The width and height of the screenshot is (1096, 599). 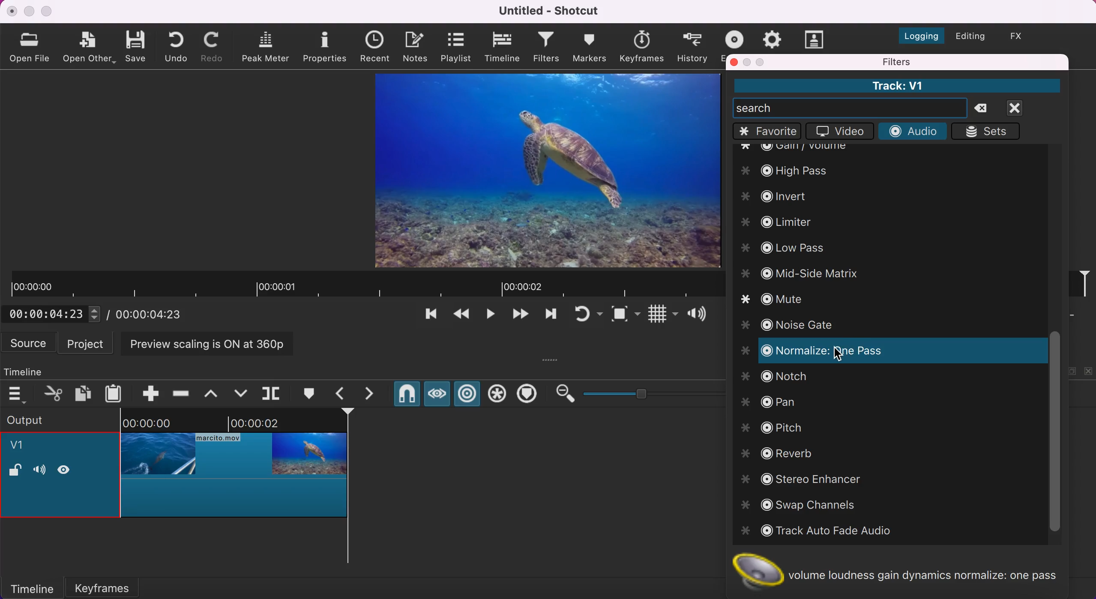 What do you see at coordinates (783, 453) in the screenshot?
I see `reverb` at bounding box center [783, 453].